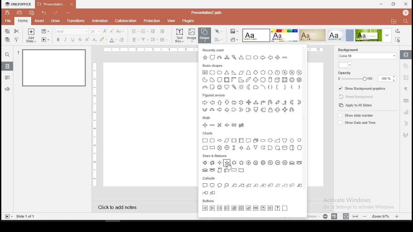 The height and width of the screenshot is (232, 413). Describe the element at coordinates (335, 216) in the screenshot. I see `spell check` at that location.